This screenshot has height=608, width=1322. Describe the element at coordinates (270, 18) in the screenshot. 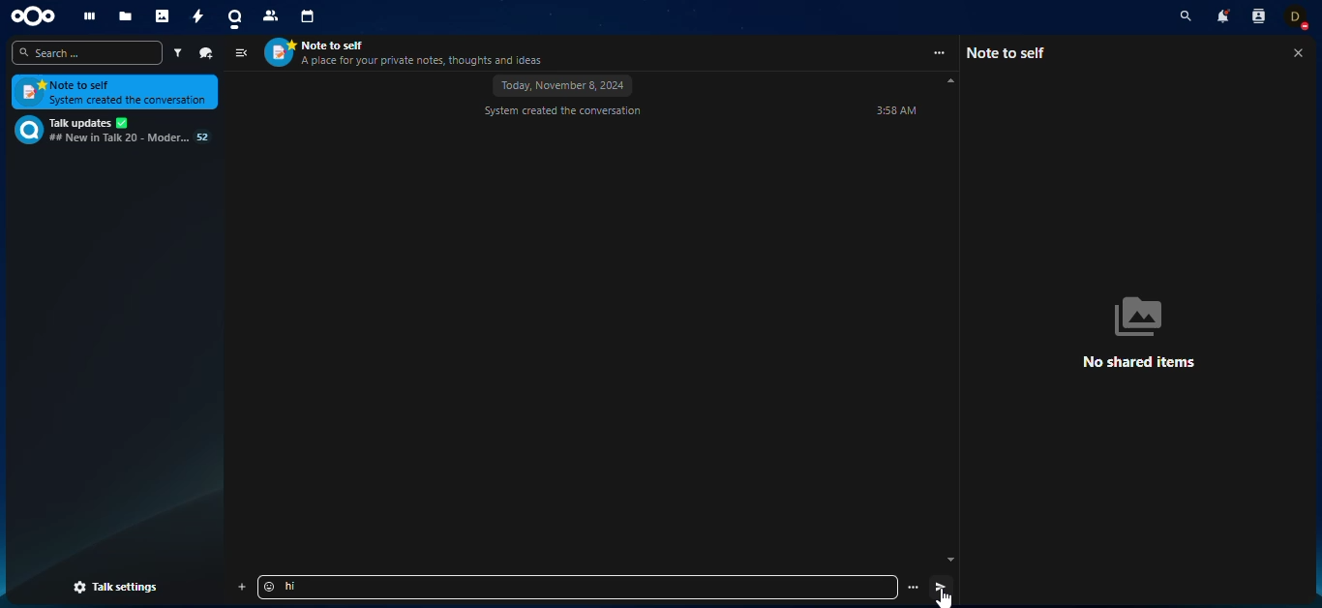

I see `contact` at that location.